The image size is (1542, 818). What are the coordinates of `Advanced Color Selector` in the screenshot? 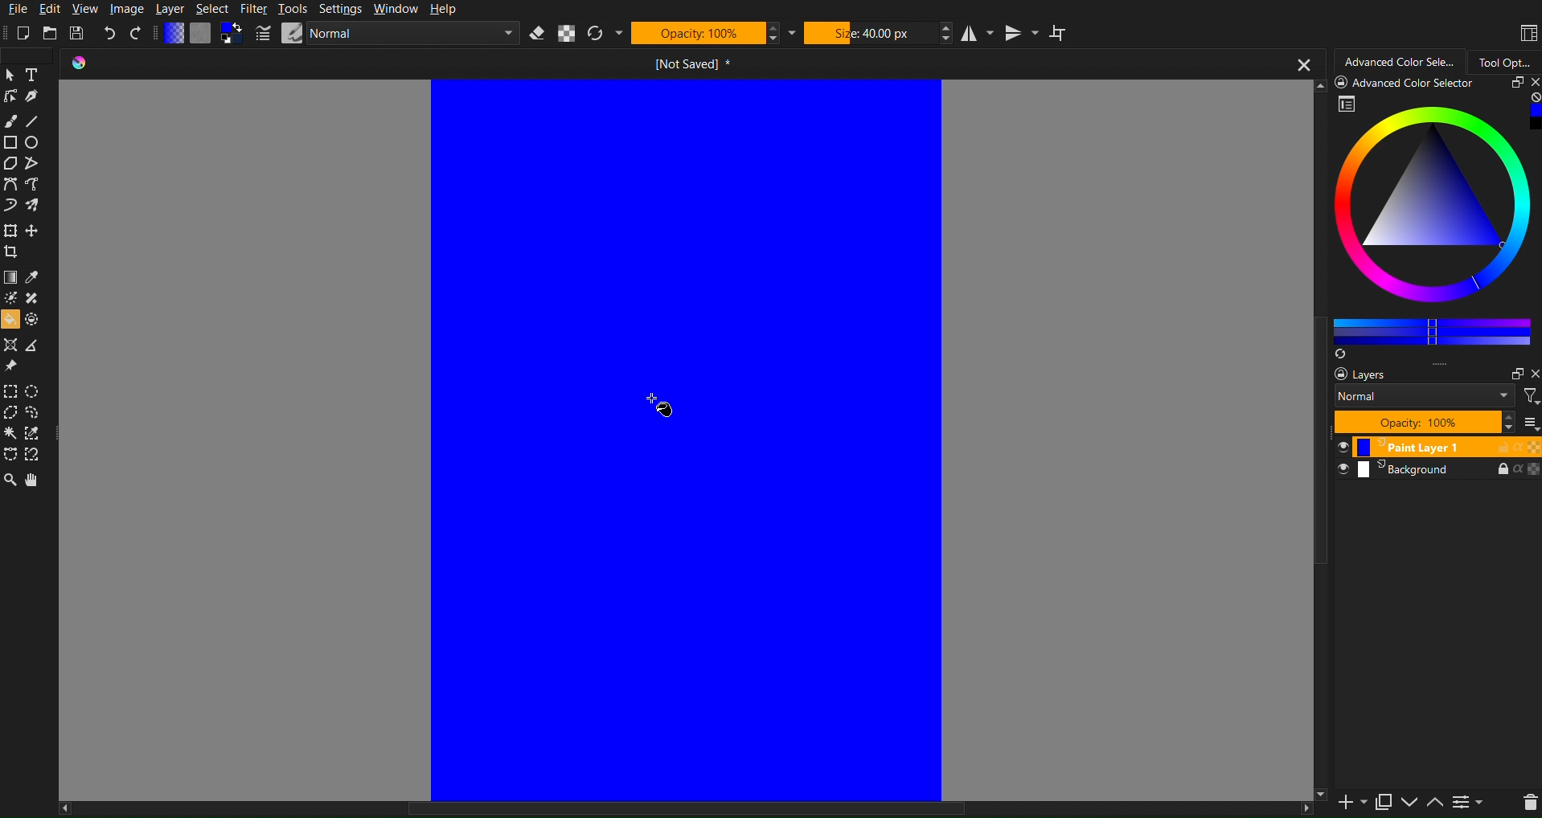 It's located at (1400, 59).